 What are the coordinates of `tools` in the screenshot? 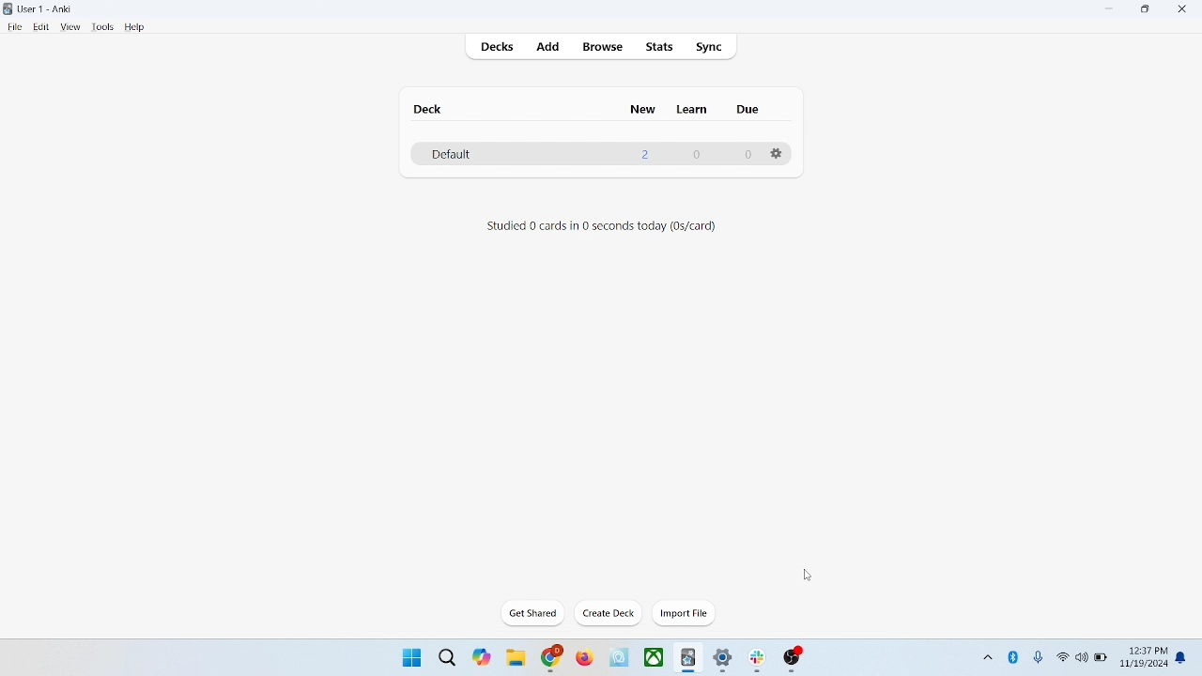 It's located at (101, 27).